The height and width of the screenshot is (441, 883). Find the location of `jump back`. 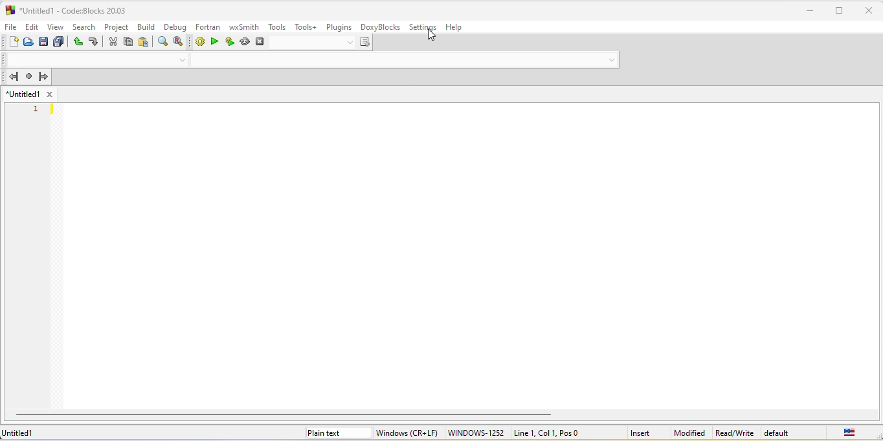

jump back is located at coordinates (13, 76).